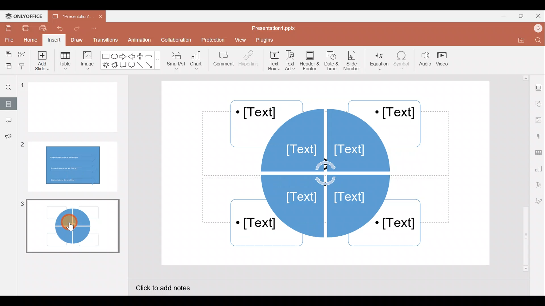  Describe the element at coordinates (104, 56) in the screenshot. I see `Rectangle` at that location.